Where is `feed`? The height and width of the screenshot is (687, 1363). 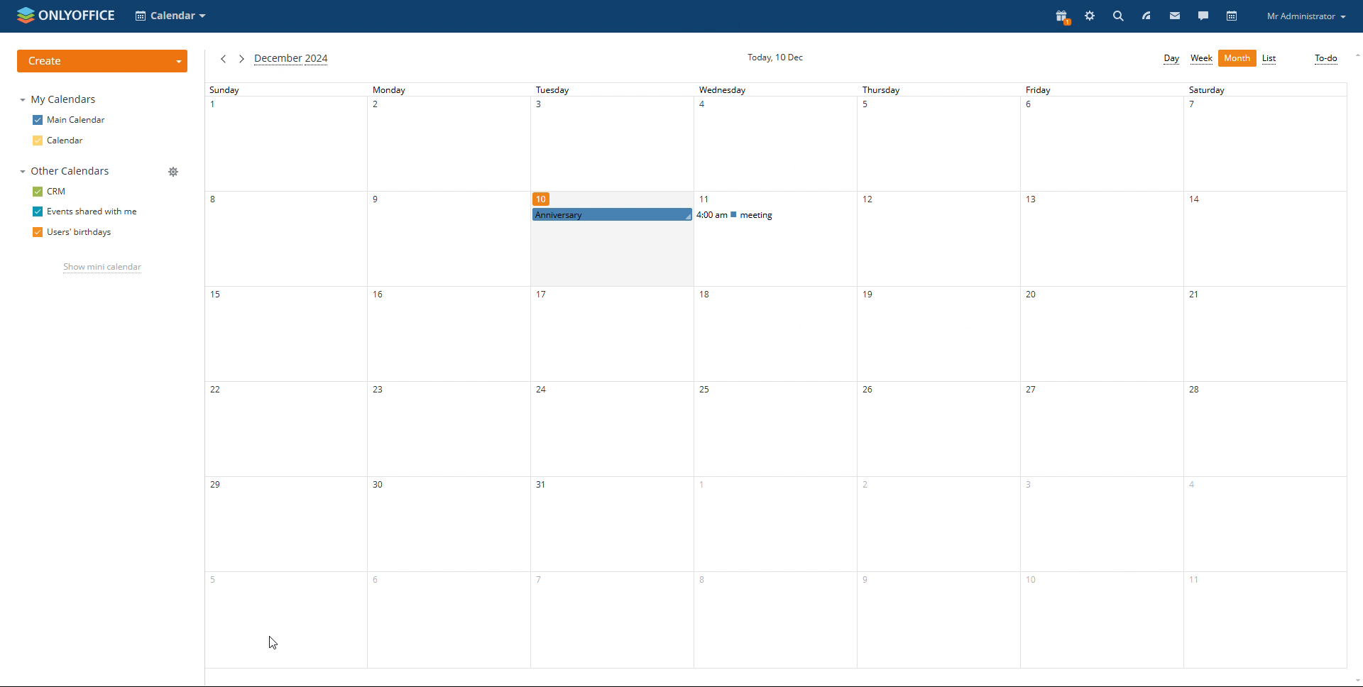
feed is located at coordinates (1148, 15).